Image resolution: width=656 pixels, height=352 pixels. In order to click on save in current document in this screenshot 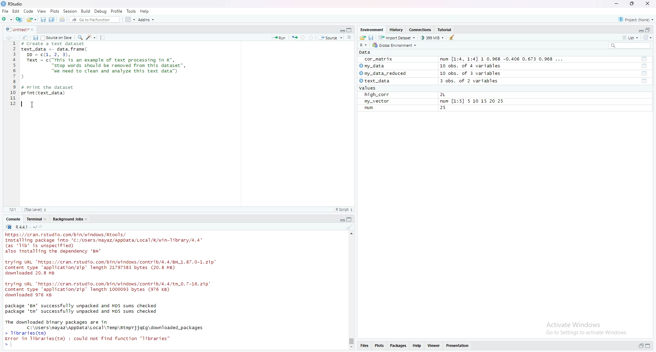, I will do `click(36, 38)`.